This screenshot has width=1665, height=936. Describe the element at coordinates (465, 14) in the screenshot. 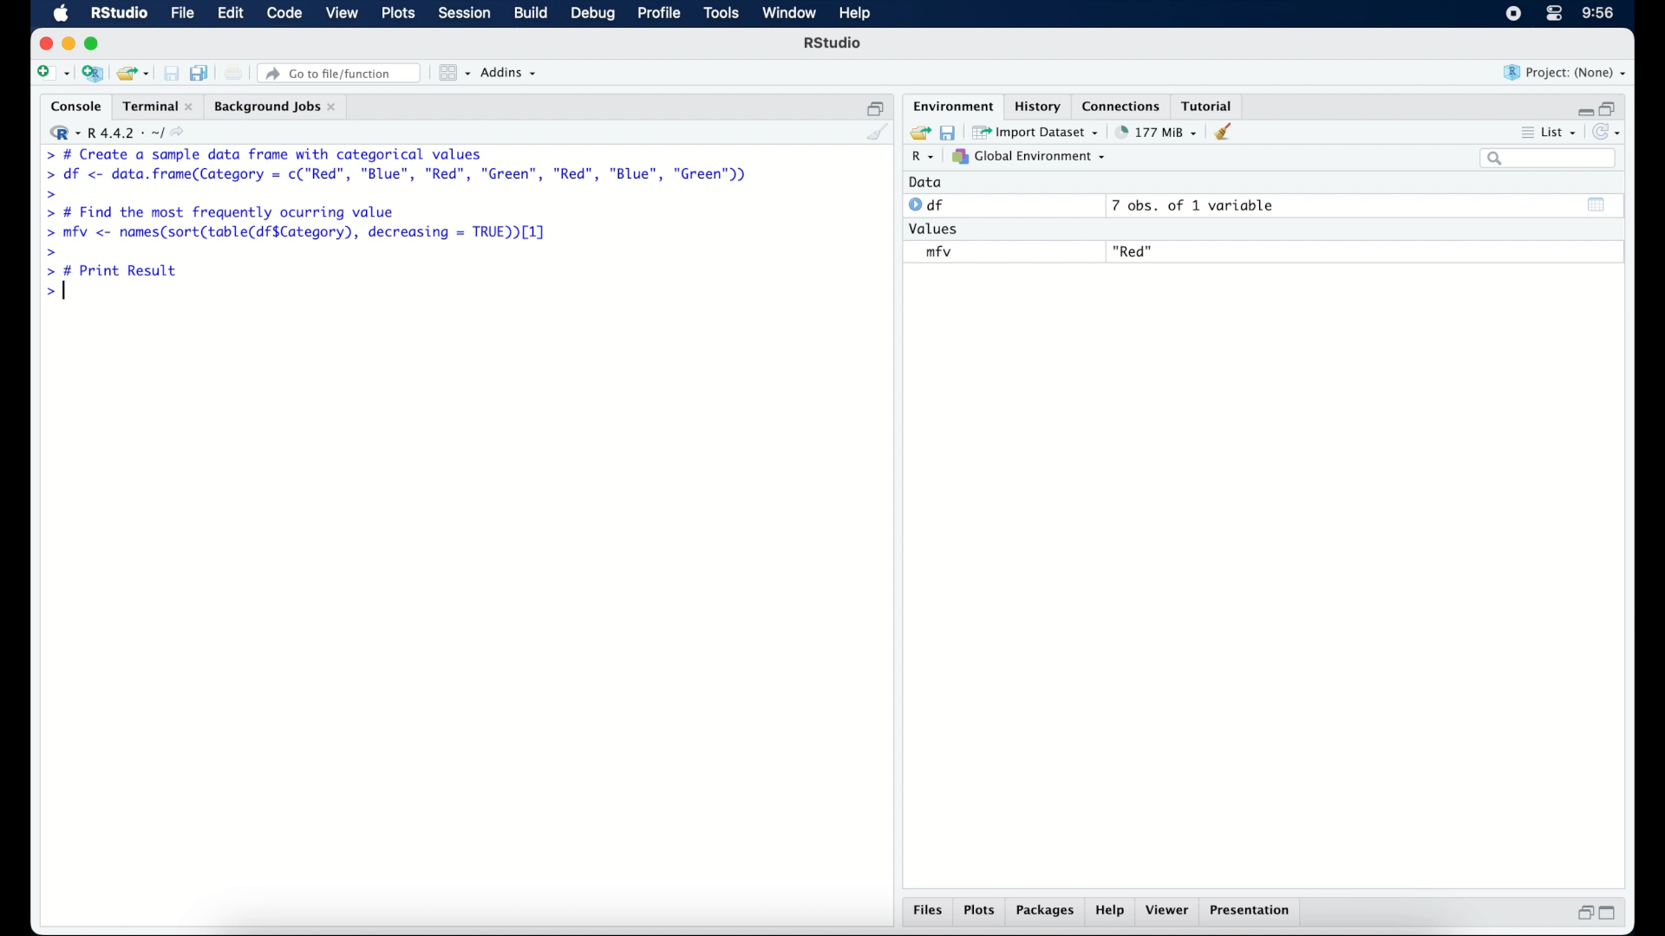

I see `session` at that location.